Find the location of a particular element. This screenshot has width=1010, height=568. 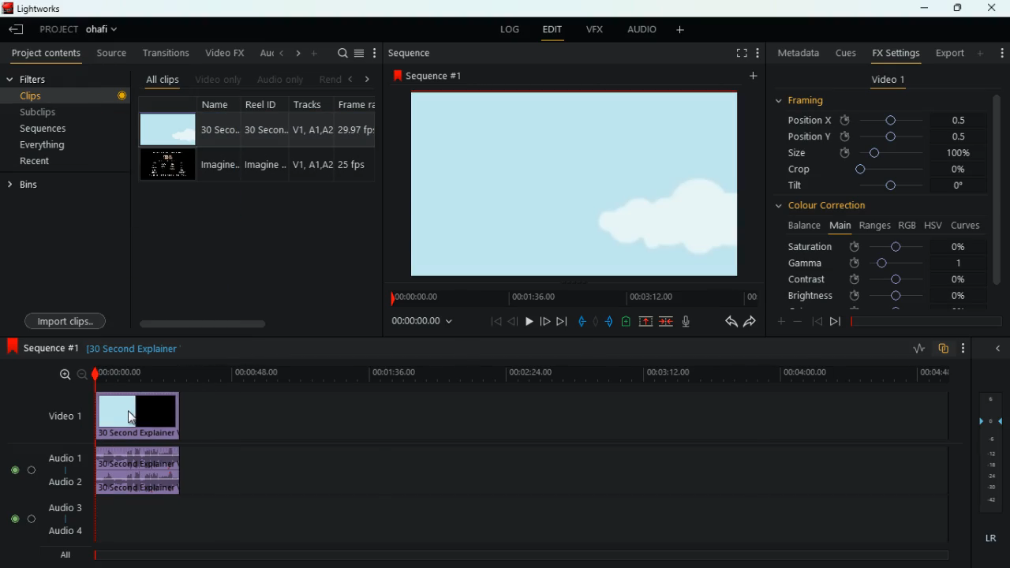

forward is located at coordinates (545, 321).